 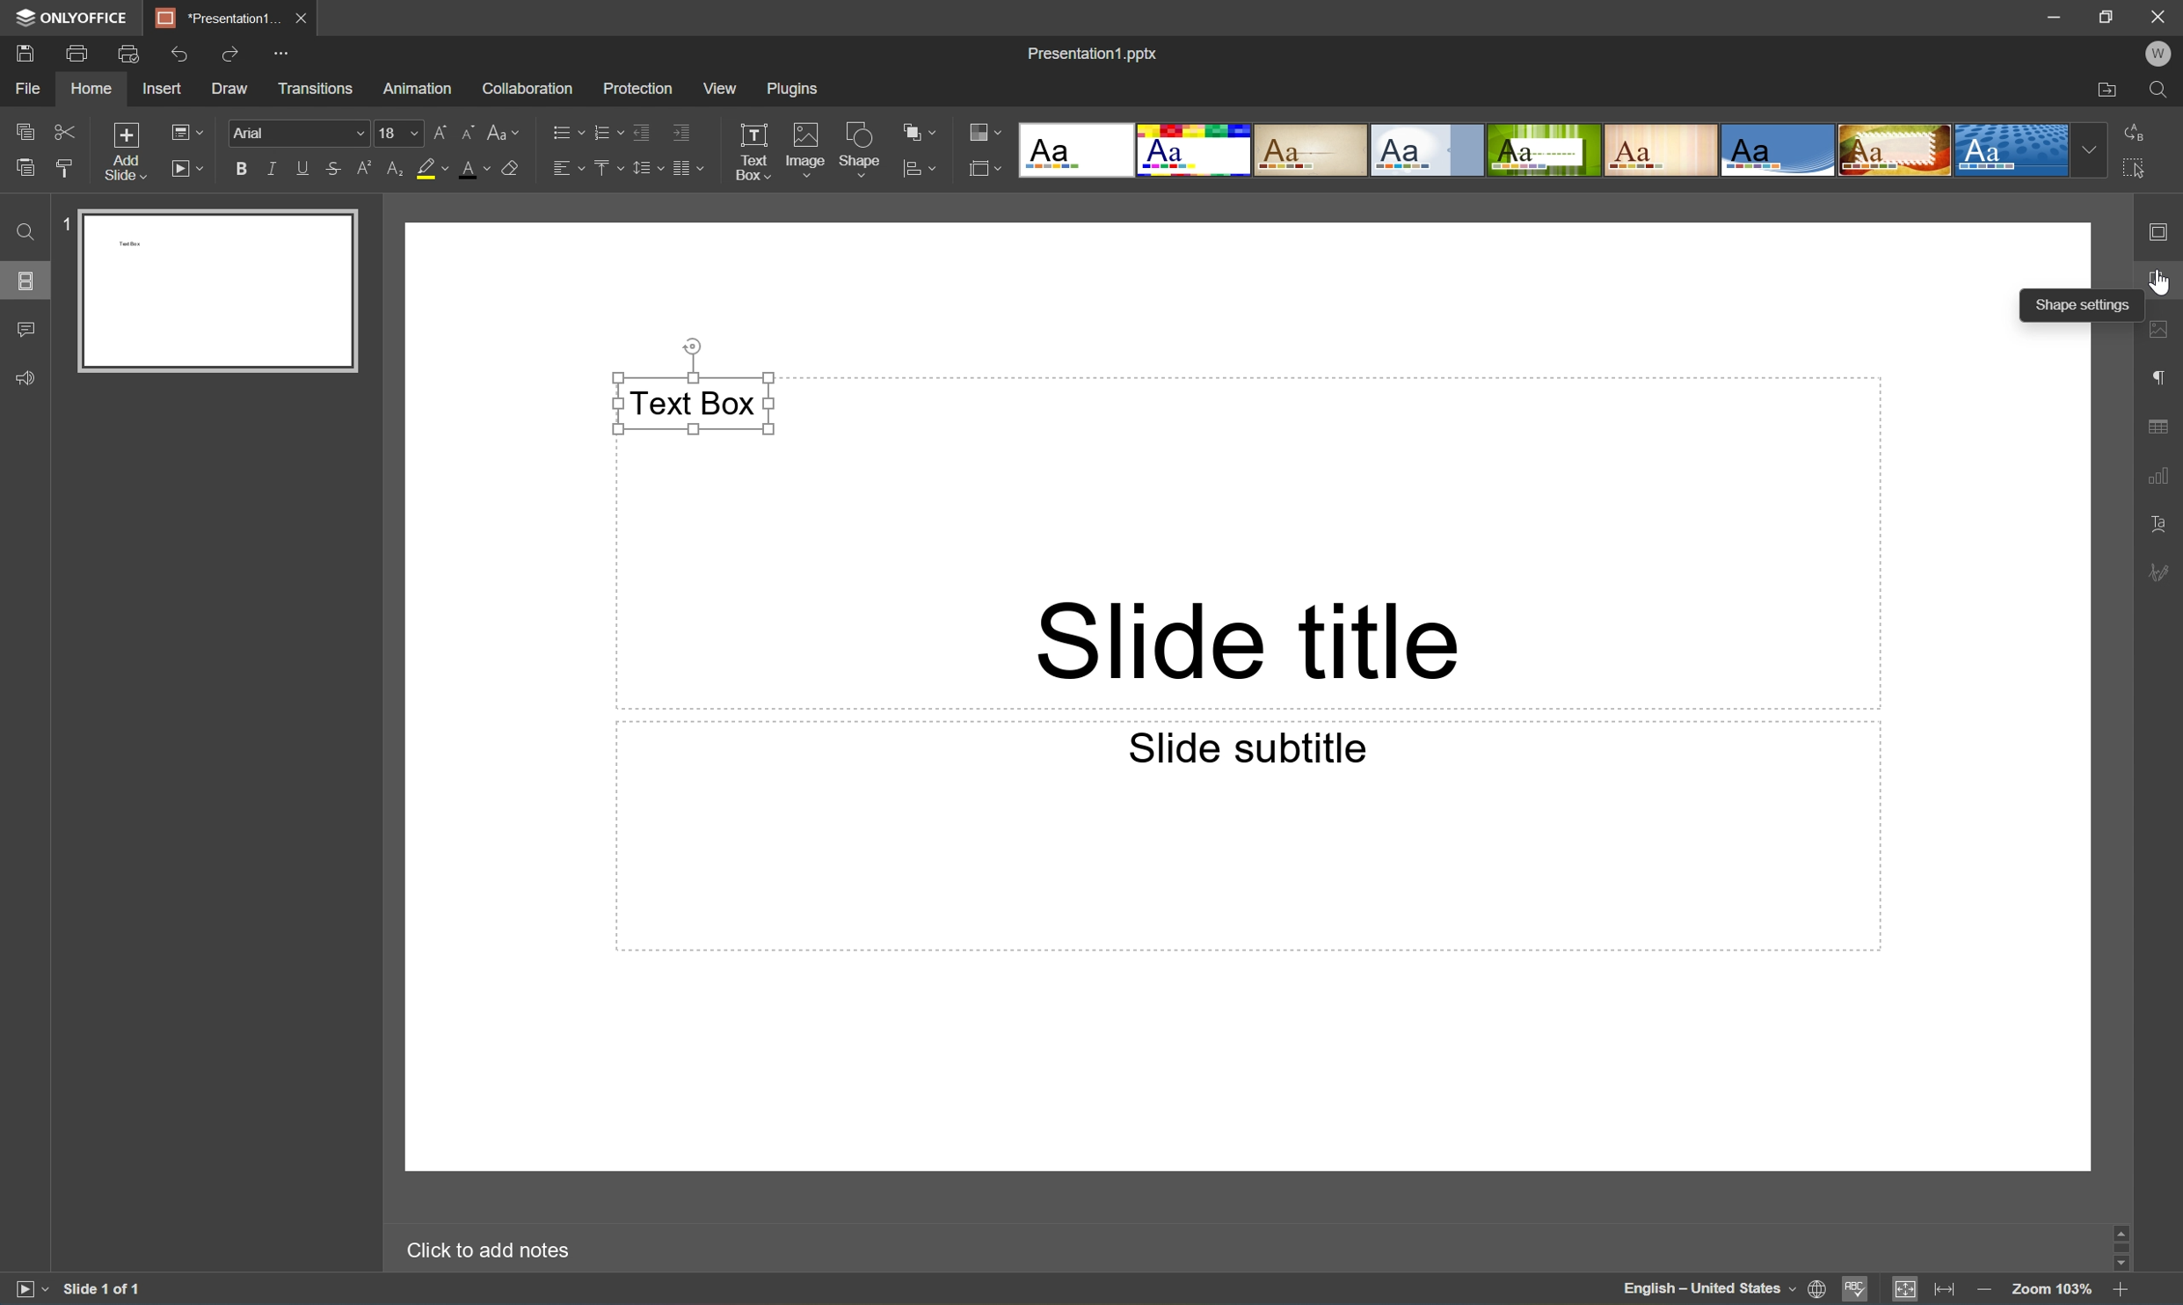 What do you see at coordinates (465, 133) in the screenshot?
I see `Decrement font size` at bounding box center [465, 133].